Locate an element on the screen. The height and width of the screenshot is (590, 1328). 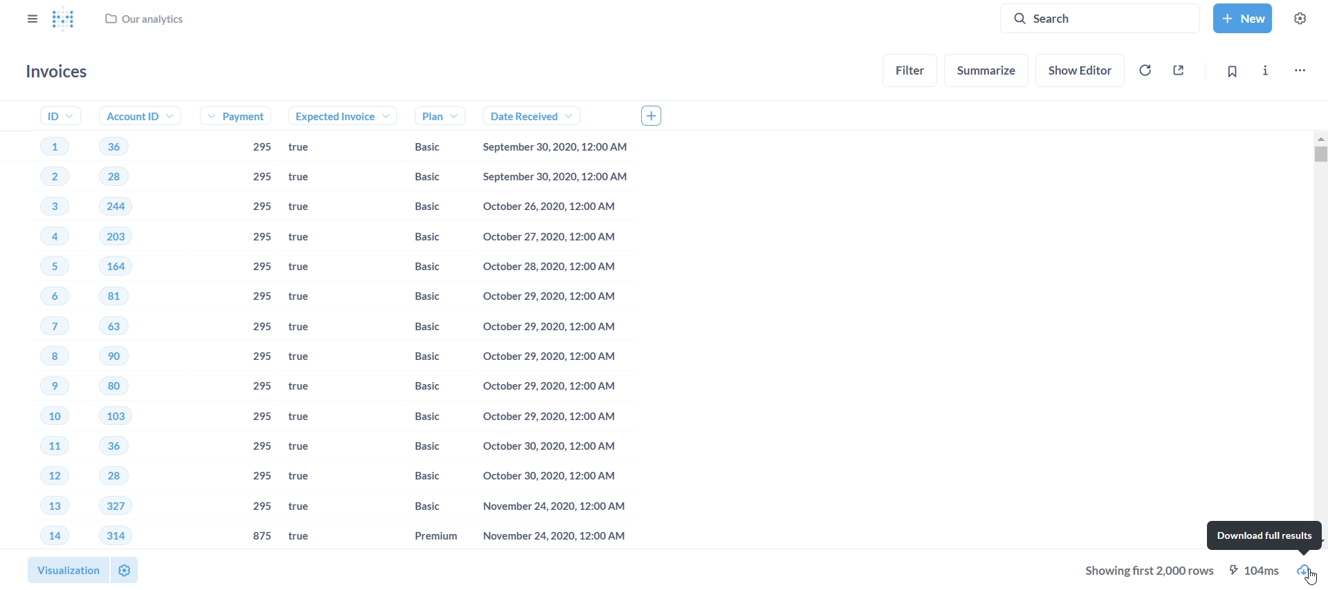
true is located at coordinates (309, 296).